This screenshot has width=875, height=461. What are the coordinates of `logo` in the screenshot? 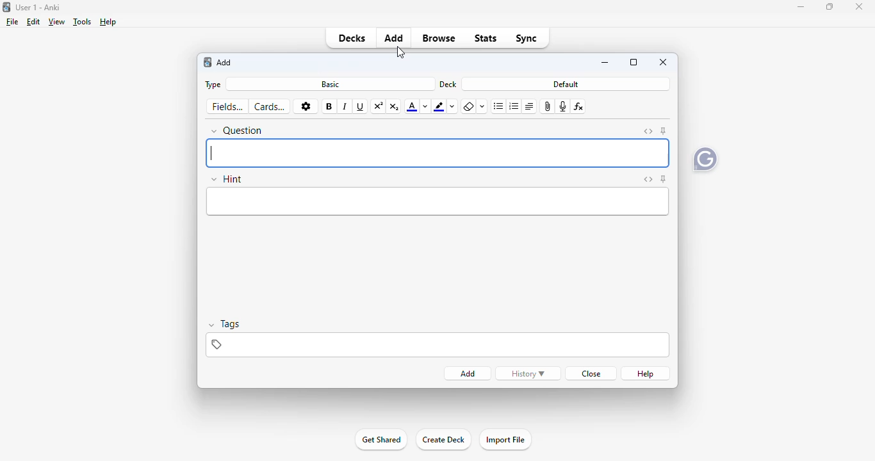 It's located at (207, 62).